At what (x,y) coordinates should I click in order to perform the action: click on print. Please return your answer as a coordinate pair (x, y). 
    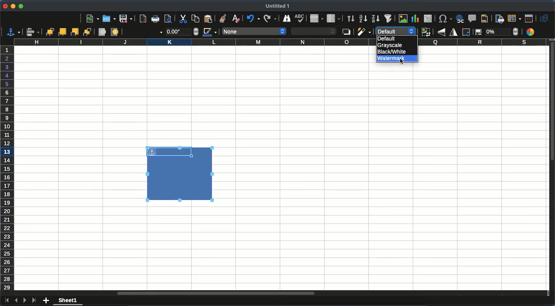
    Looking at the image, I should click on (155, 18).